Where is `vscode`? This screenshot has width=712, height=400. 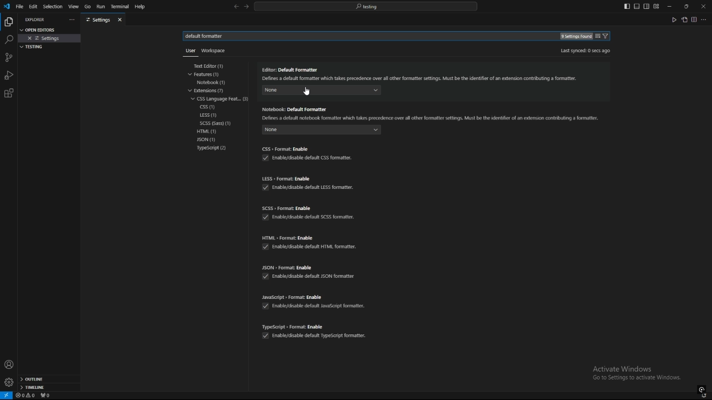 vscode is located at coordinates (6, 7).